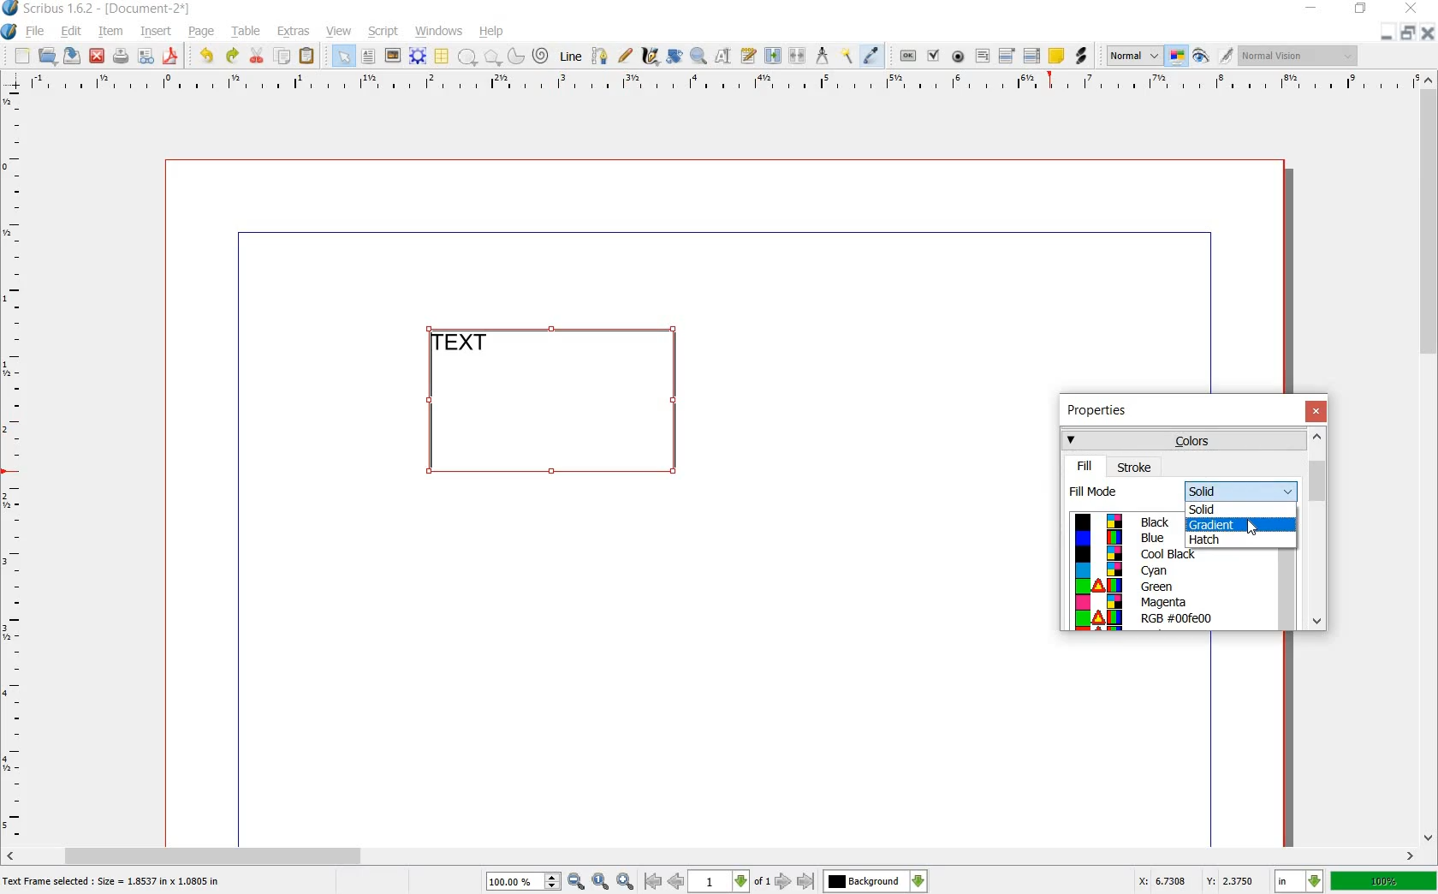  What do you see at coordinates (15, 466) in the screenshot?
I see `ruler` at bounding box center [15, 466].